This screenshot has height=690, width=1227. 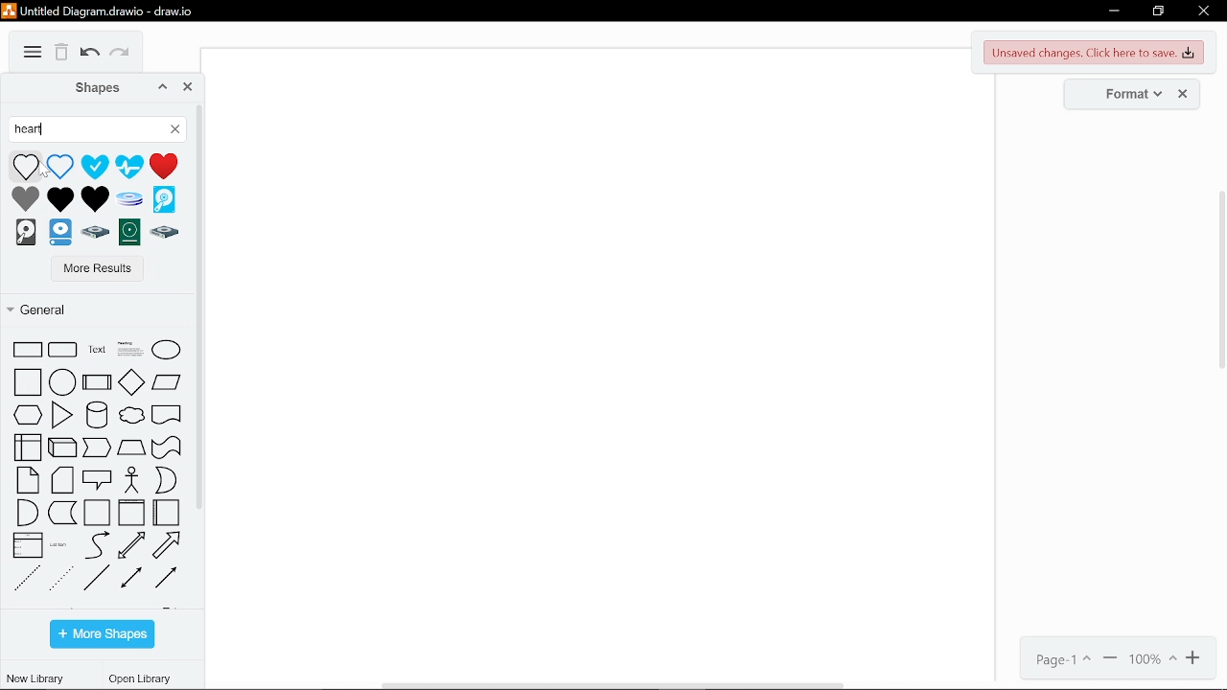 I want to click on horizontal scrollbar, so click(x=615, y=685).